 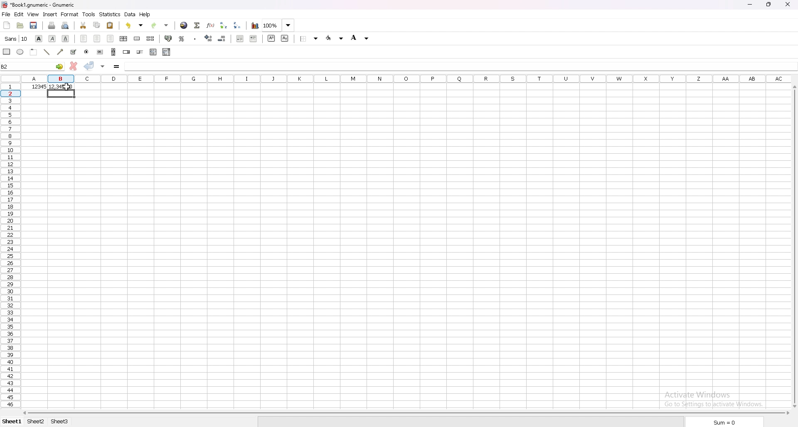 What do you see at coordinates (98, 39) in the screenshot?
I see `centre` at bounding box center [98, 39].